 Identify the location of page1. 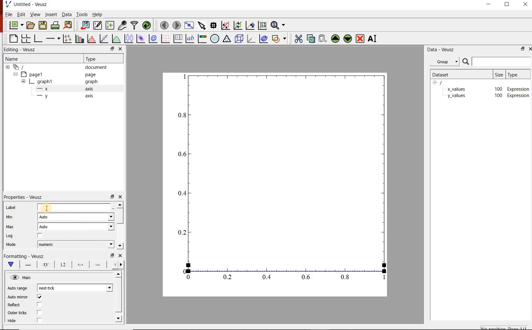
(35, 74).